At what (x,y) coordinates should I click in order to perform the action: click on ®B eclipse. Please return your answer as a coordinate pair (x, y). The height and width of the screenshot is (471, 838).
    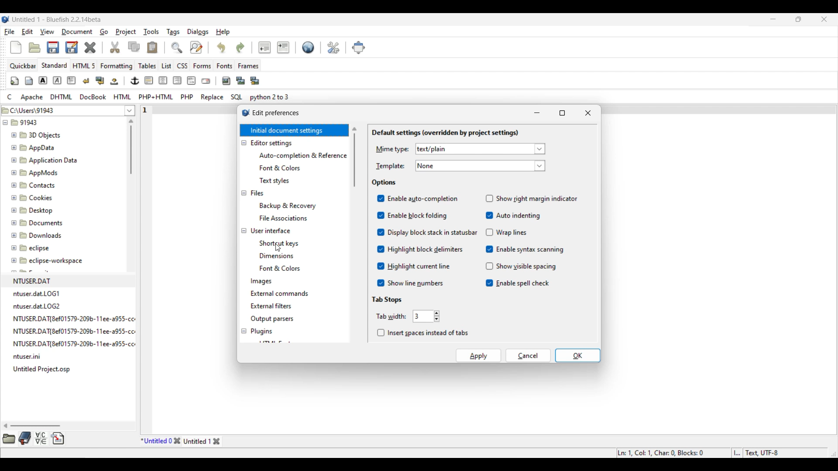
    Looking at the image, I should click on (31, 248).